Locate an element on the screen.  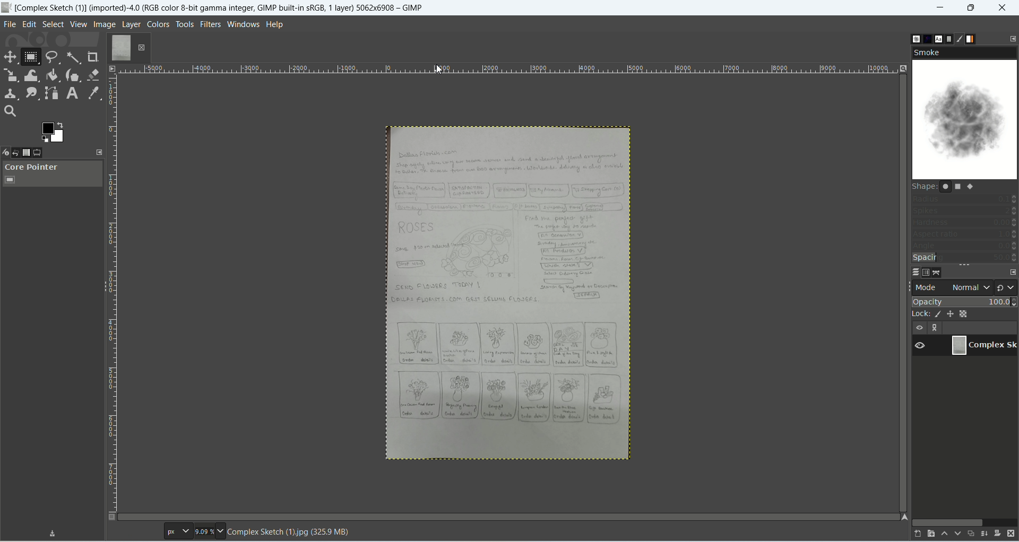
core pointer is located at coordinates (54, 173).